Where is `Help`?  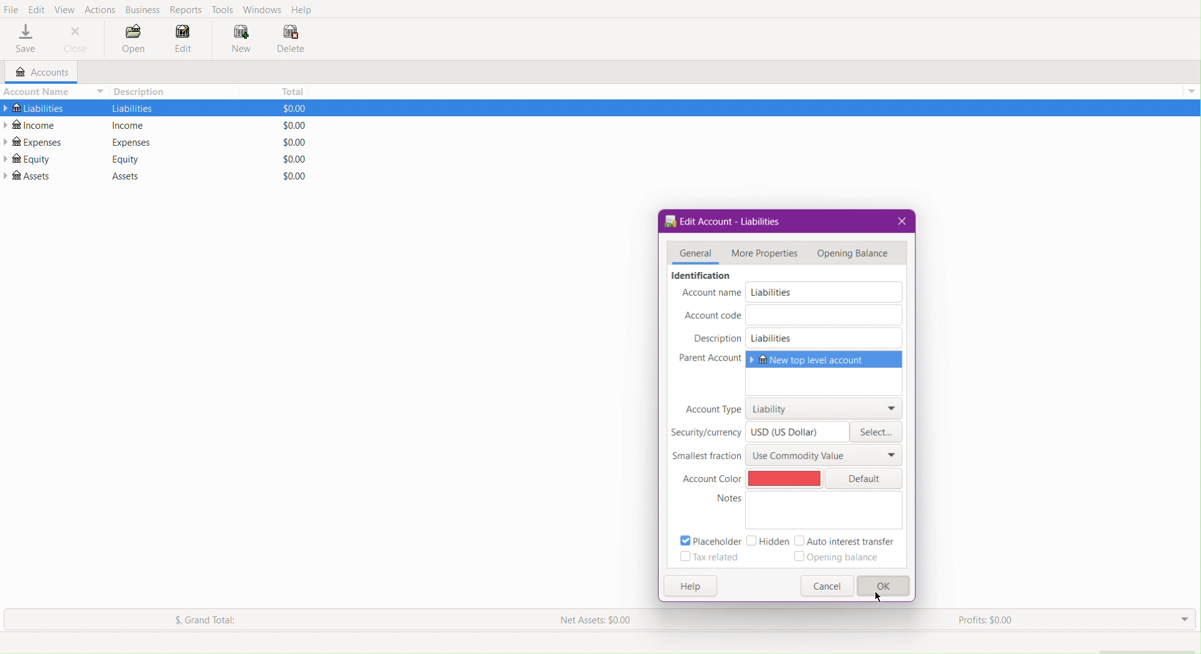
Help is located at coordinates (688, 588).